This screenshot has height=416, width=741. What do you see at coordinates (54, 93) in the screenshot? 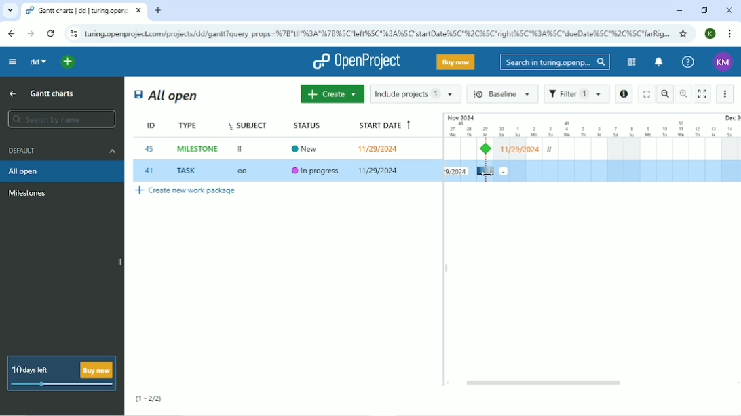
I see `Gantt charts` at bounding box center [54, 93].